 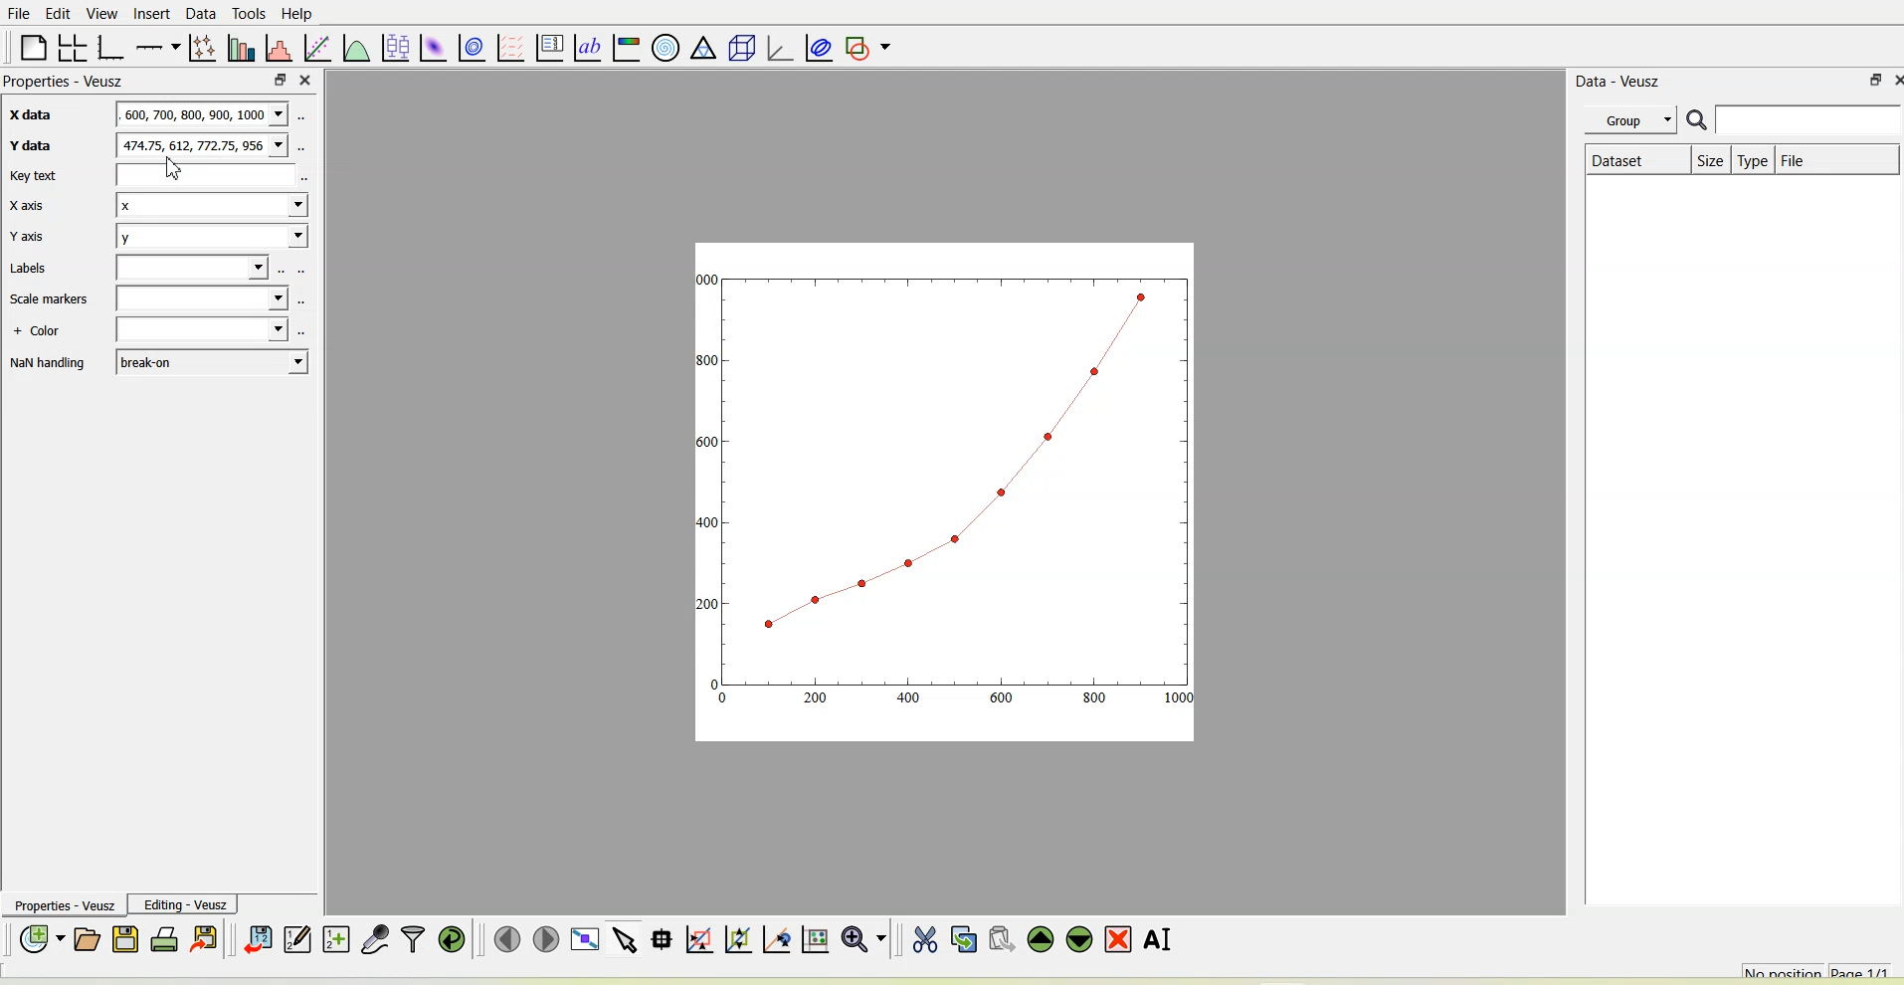 What do you see at coordinates (1798, 159) in the screenshot?
I see `File` at bounding box center [1798, 159].